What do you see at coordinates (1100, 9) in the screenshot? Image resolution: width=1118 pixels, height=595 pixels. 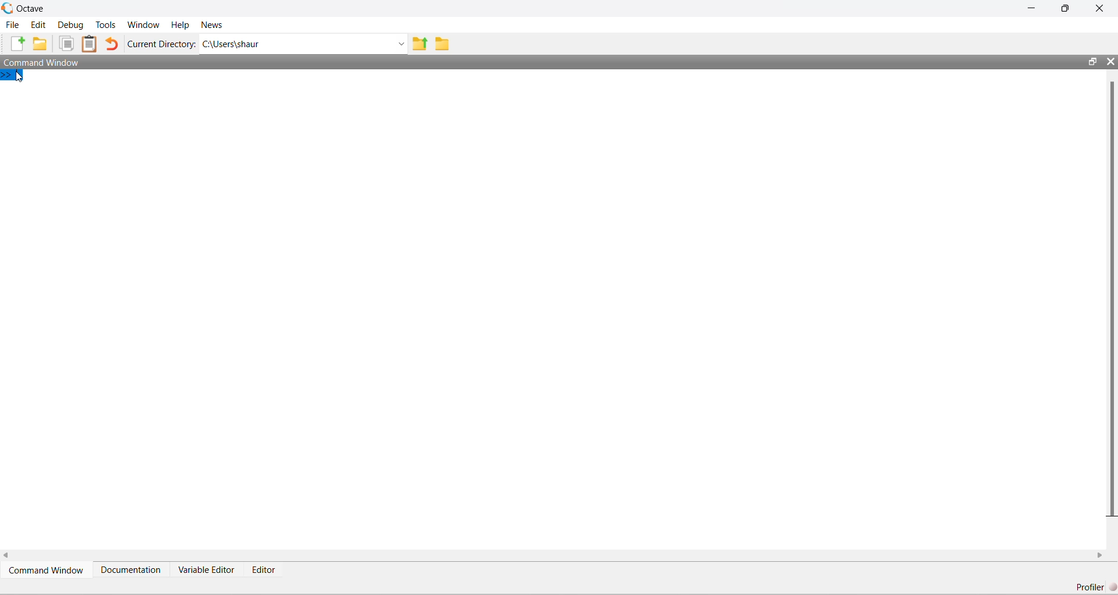 I see `Close` at bounding box center [1100, 9].